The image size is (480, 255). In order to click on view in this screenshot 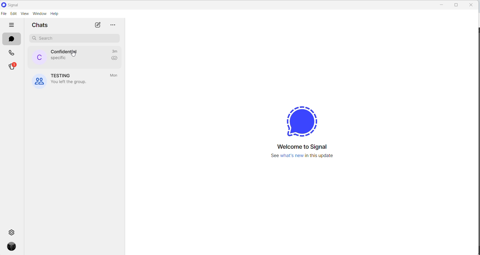, I will do `click(26, 14)`.